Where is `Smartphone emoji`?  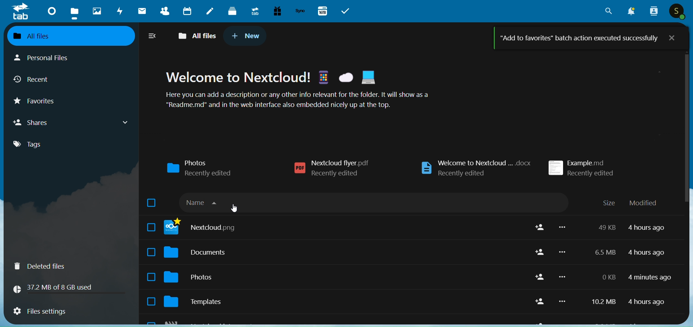
Smartphone emoji is located at coordinates (323, 77).